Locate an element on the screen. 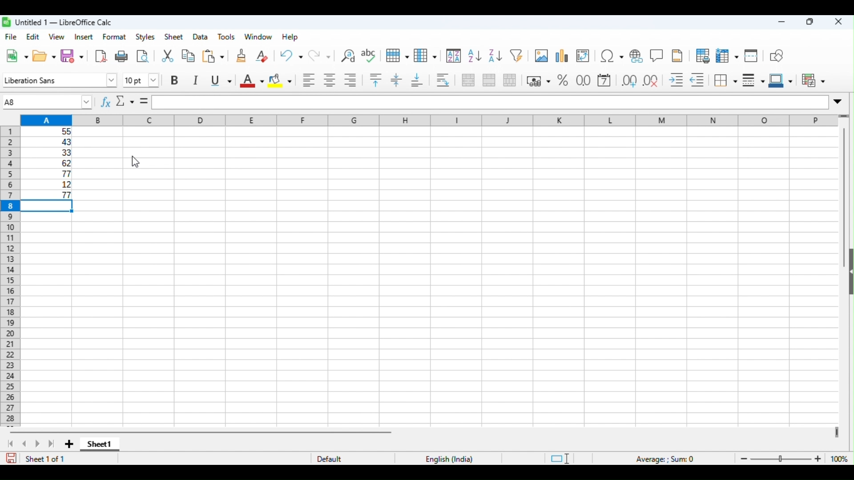 The width and height of the screenshot is (854, 480). standard selection is located at coordinates (559, 458).